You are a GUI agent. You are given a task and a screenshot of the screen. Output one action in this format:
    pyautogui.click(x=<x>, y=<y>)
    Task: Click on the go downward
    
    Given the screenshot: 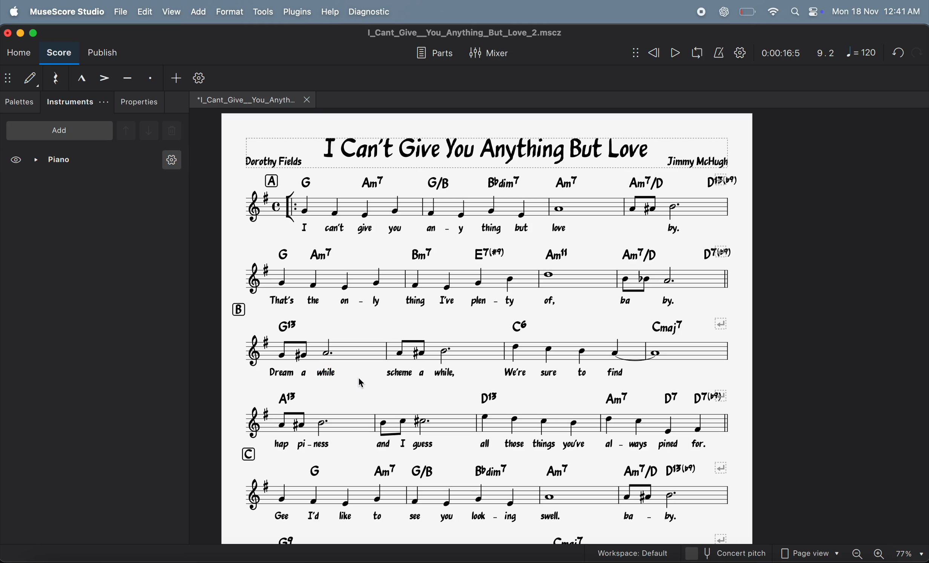 What is the action you would take?
    pyautogui.click(x=150, y=130)
    